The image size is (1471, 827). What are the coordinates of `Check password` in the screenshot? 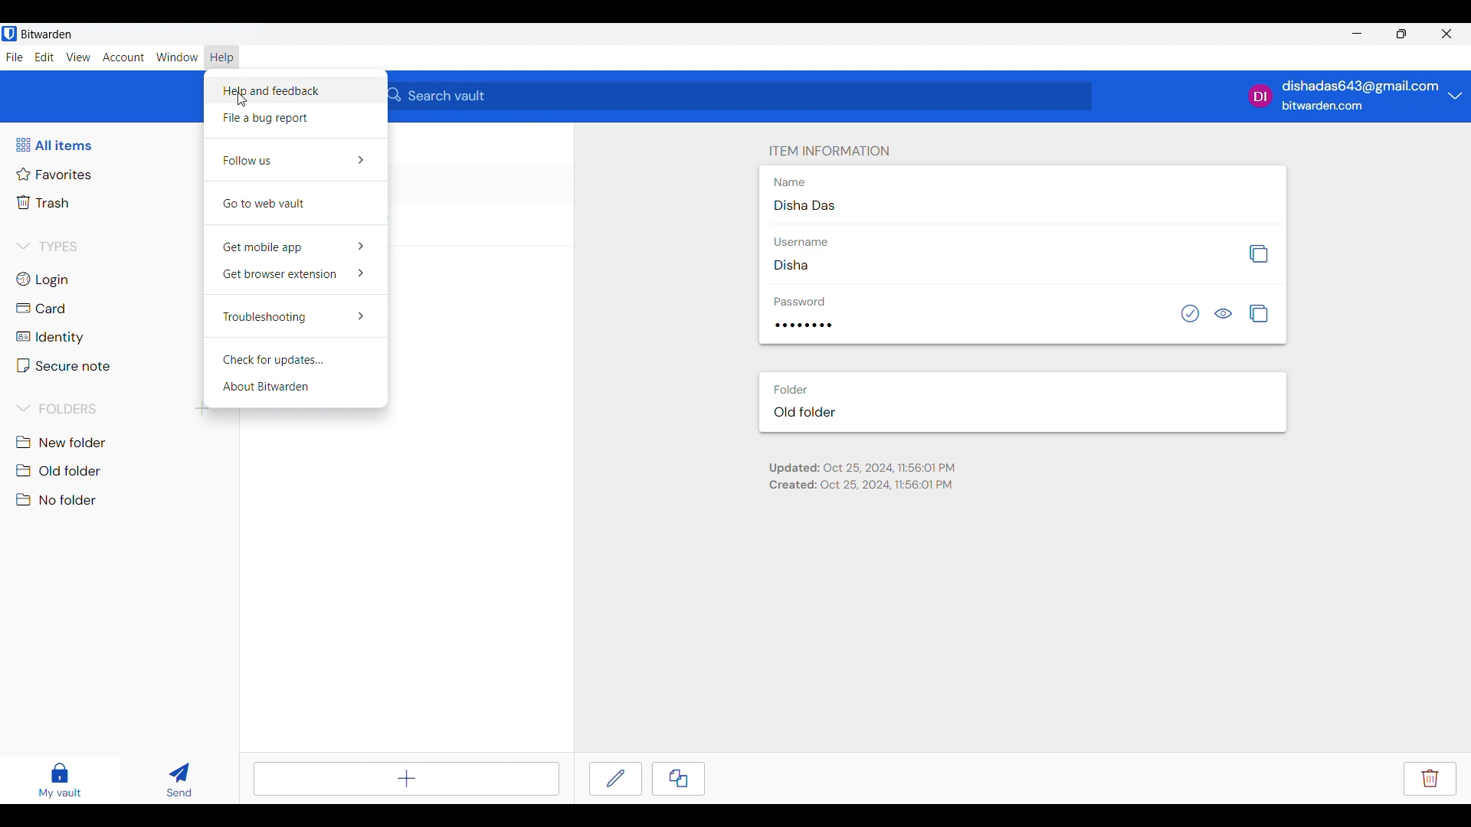 It's located at (1190, 313).